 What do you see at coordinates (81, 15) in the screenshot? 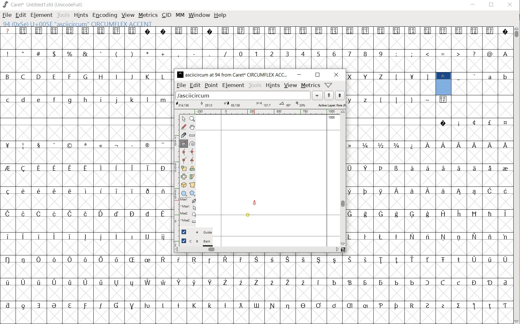
I see `HINTS` at bounding box center [81, 15].